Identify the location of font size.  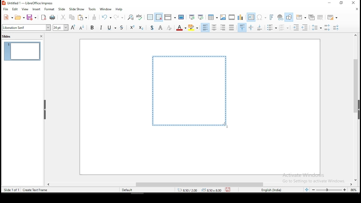
(60, 27).